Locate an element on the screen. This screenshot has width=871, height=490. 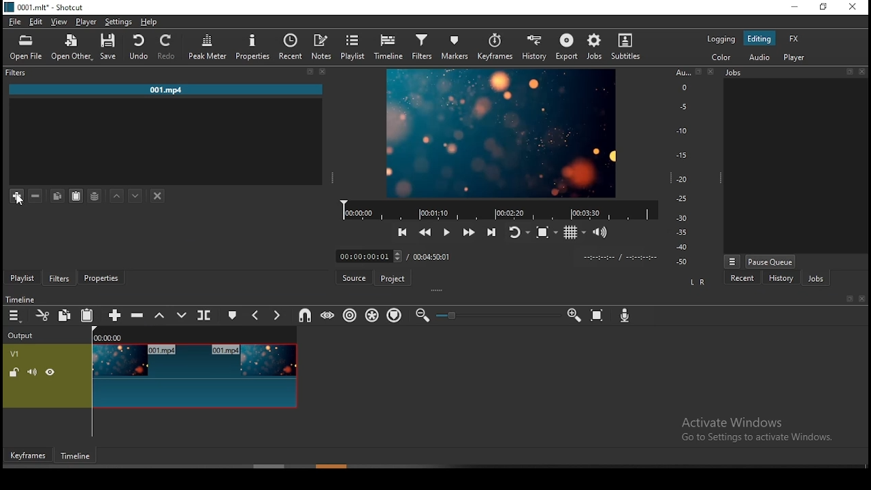
save is located at coordinates (112, 49).